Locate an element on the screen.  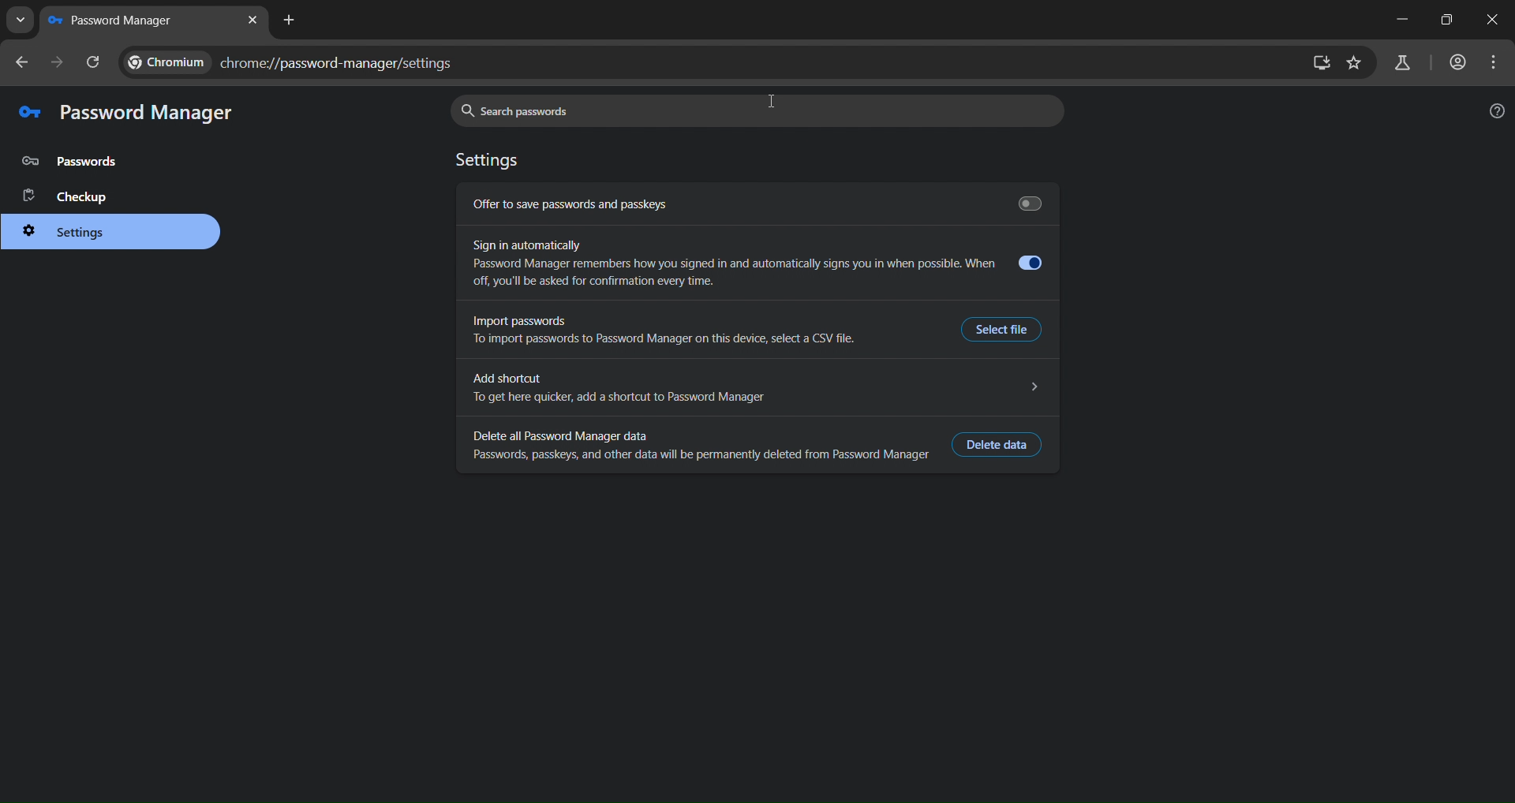
sign in automatically Password manager sometimes remembers how you signed in and automatically signs you in when possible is located at coordinates (758, 262).